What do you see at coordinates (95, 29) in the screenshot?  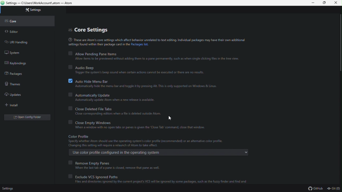 I see `core settings` at bounding box center [95, 29].